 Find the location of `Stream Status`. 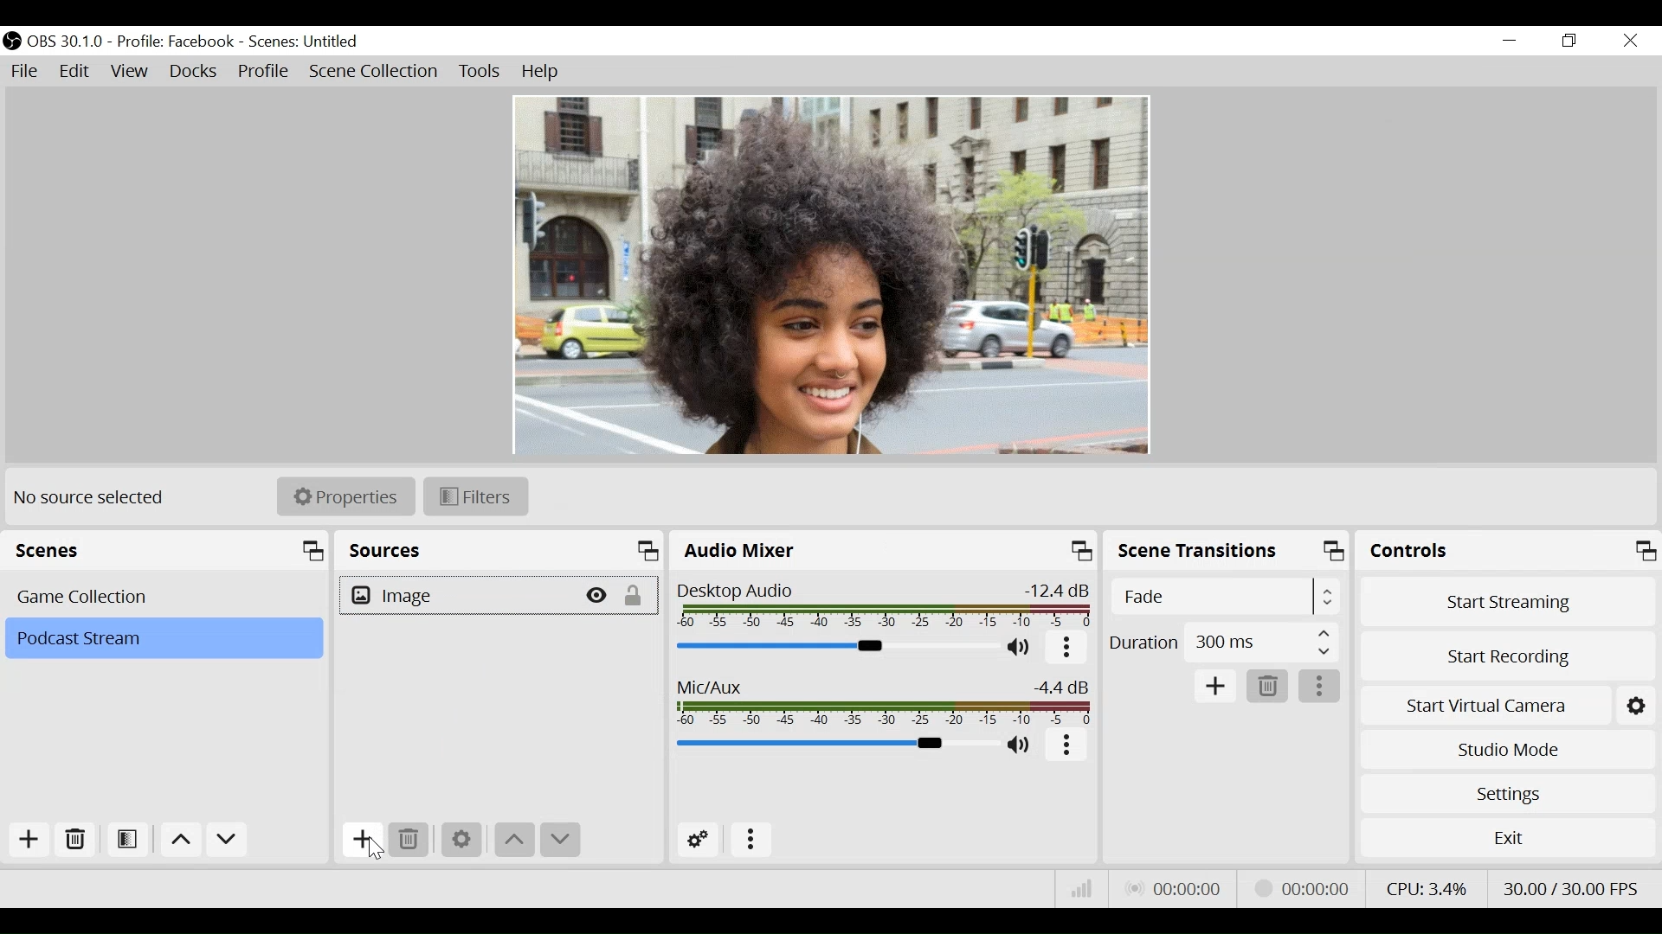

Stream Status is located at coordinates (1303, 886).